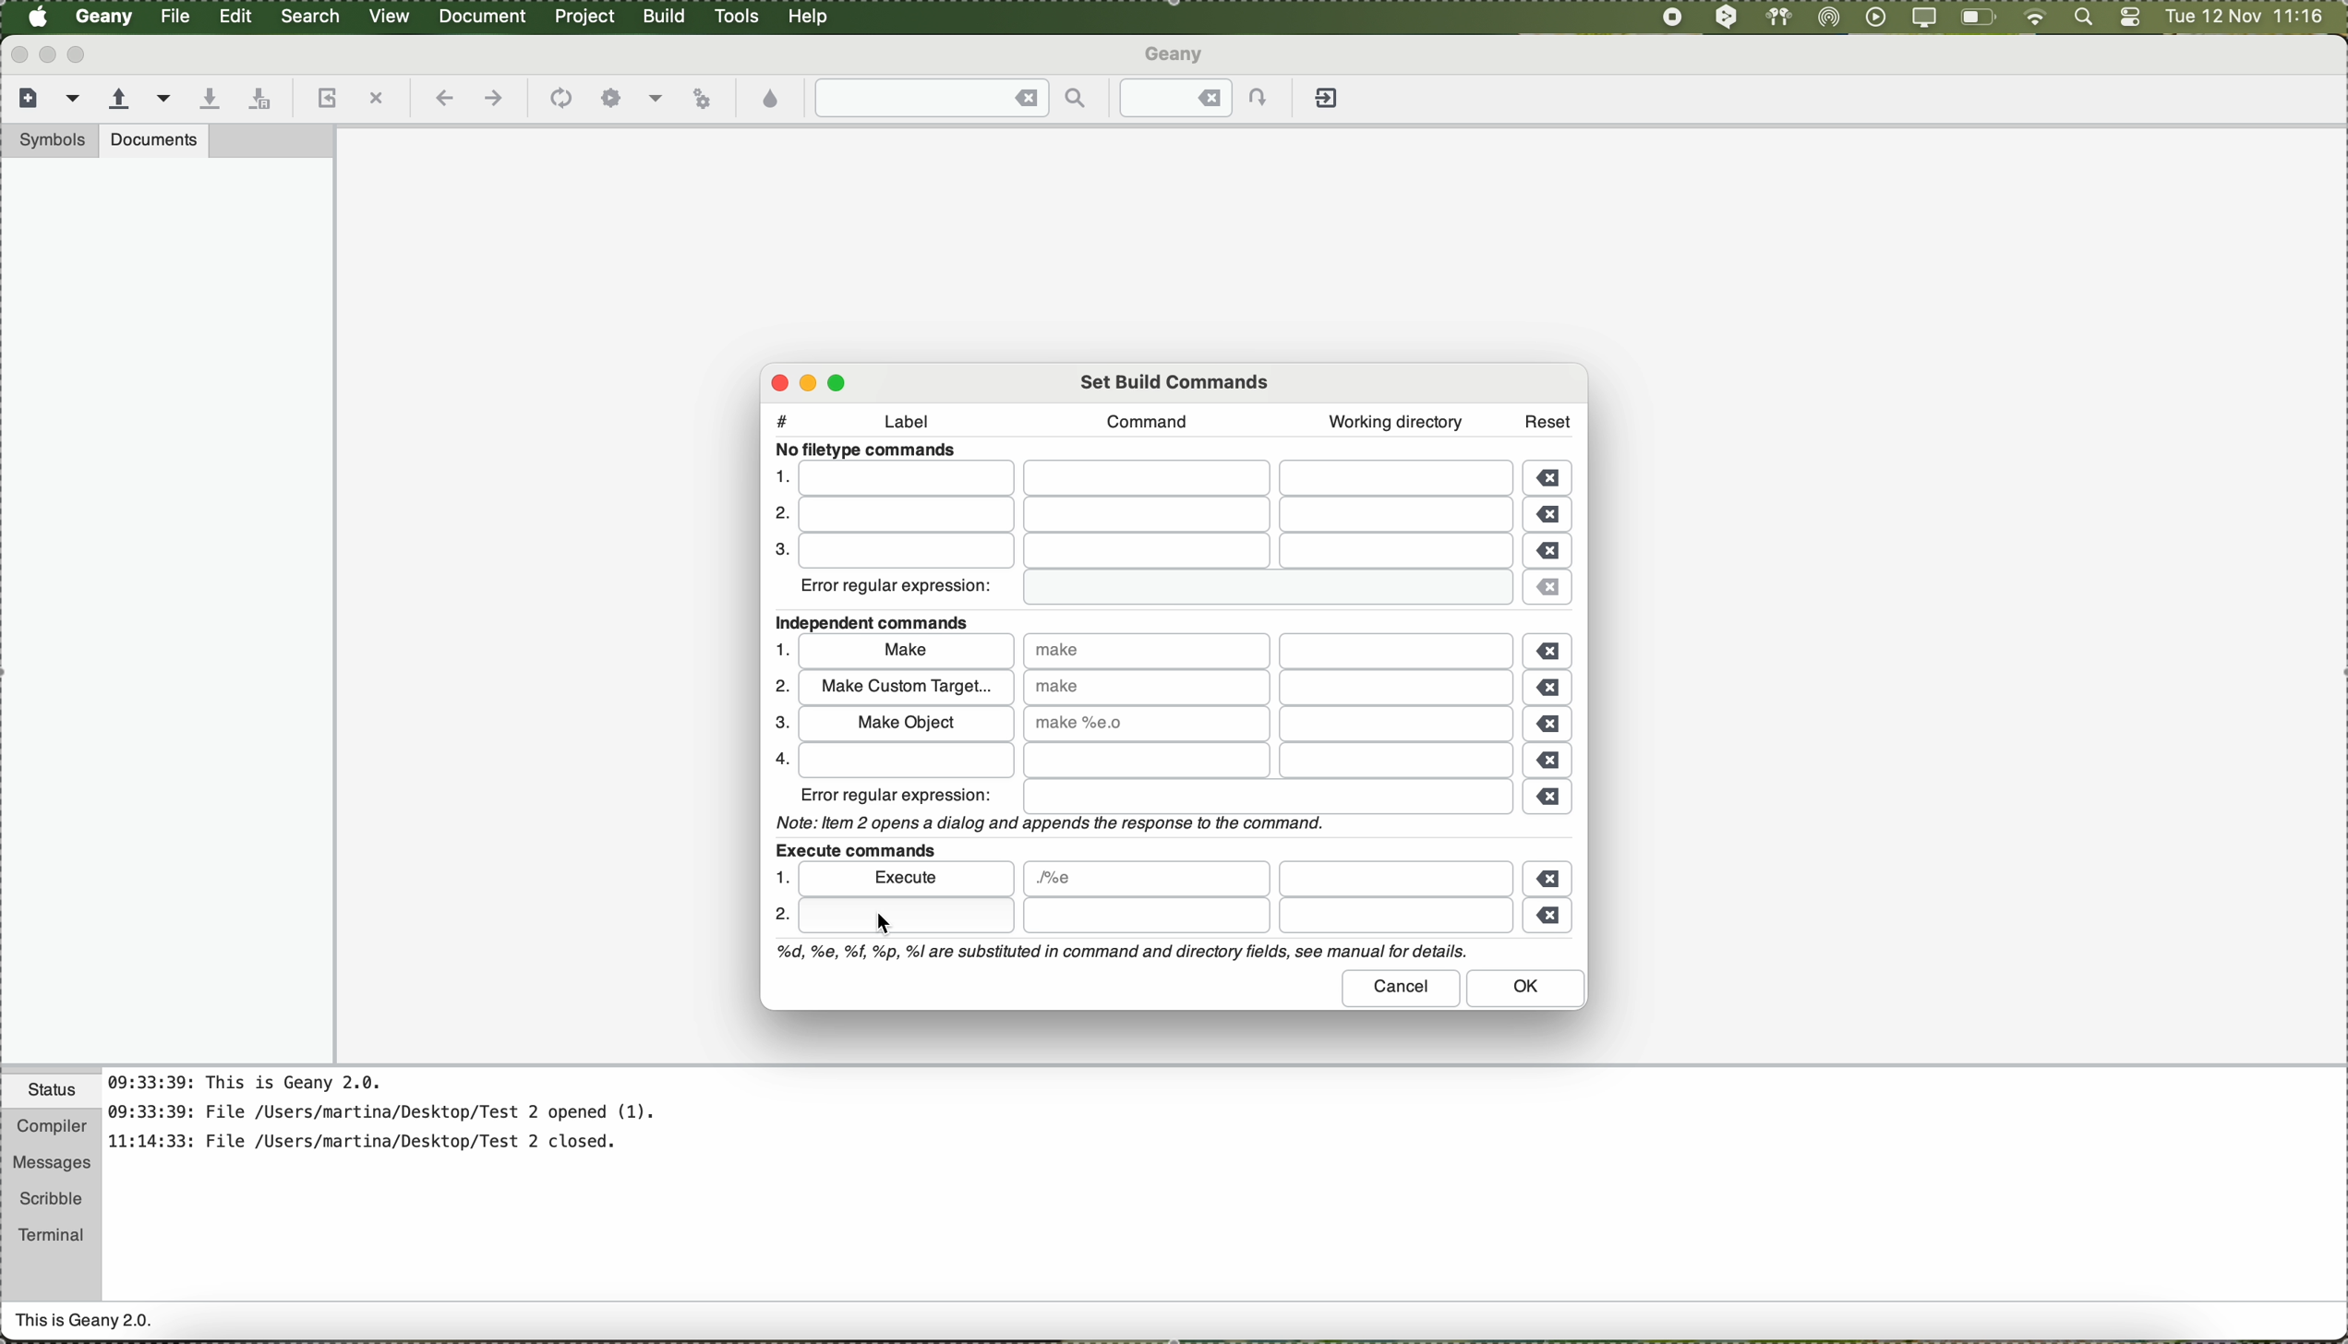 This screenshot has width=2348, height=1344. I want to click on maximize, so click(80, 54).